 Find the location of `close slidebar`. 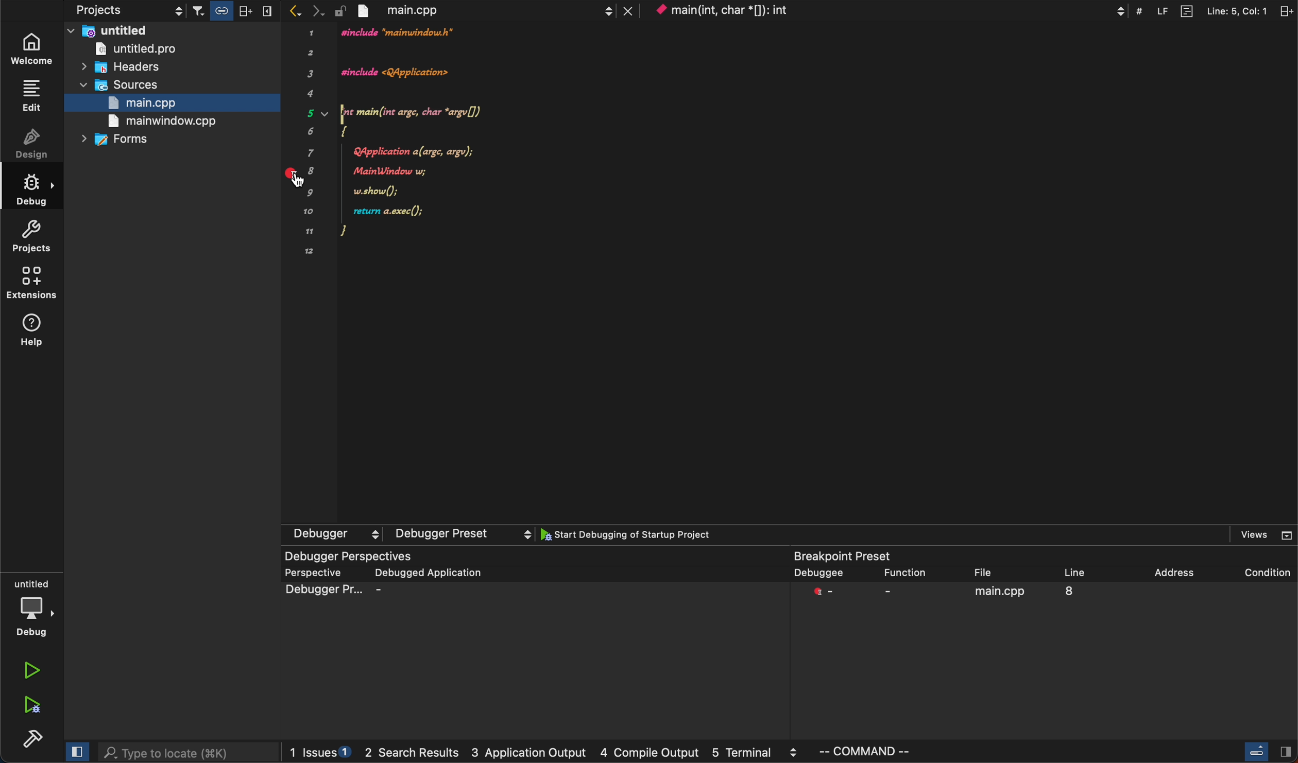

close slidebar is located at coordinates (1269, 751).